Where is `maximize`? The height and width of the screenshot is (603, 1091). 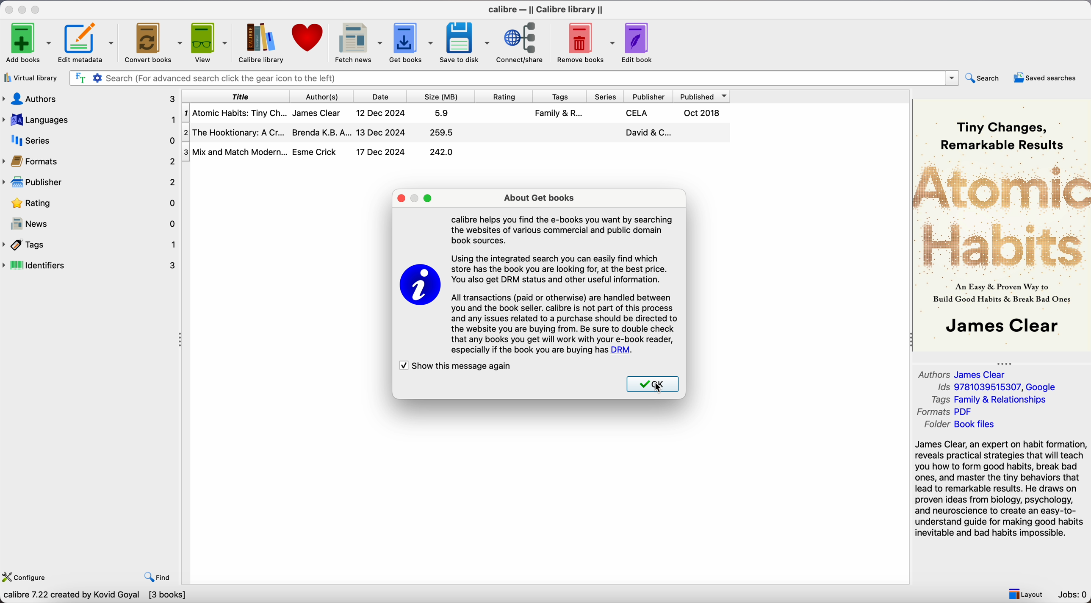
maximize is located at coordinates (37, 8).